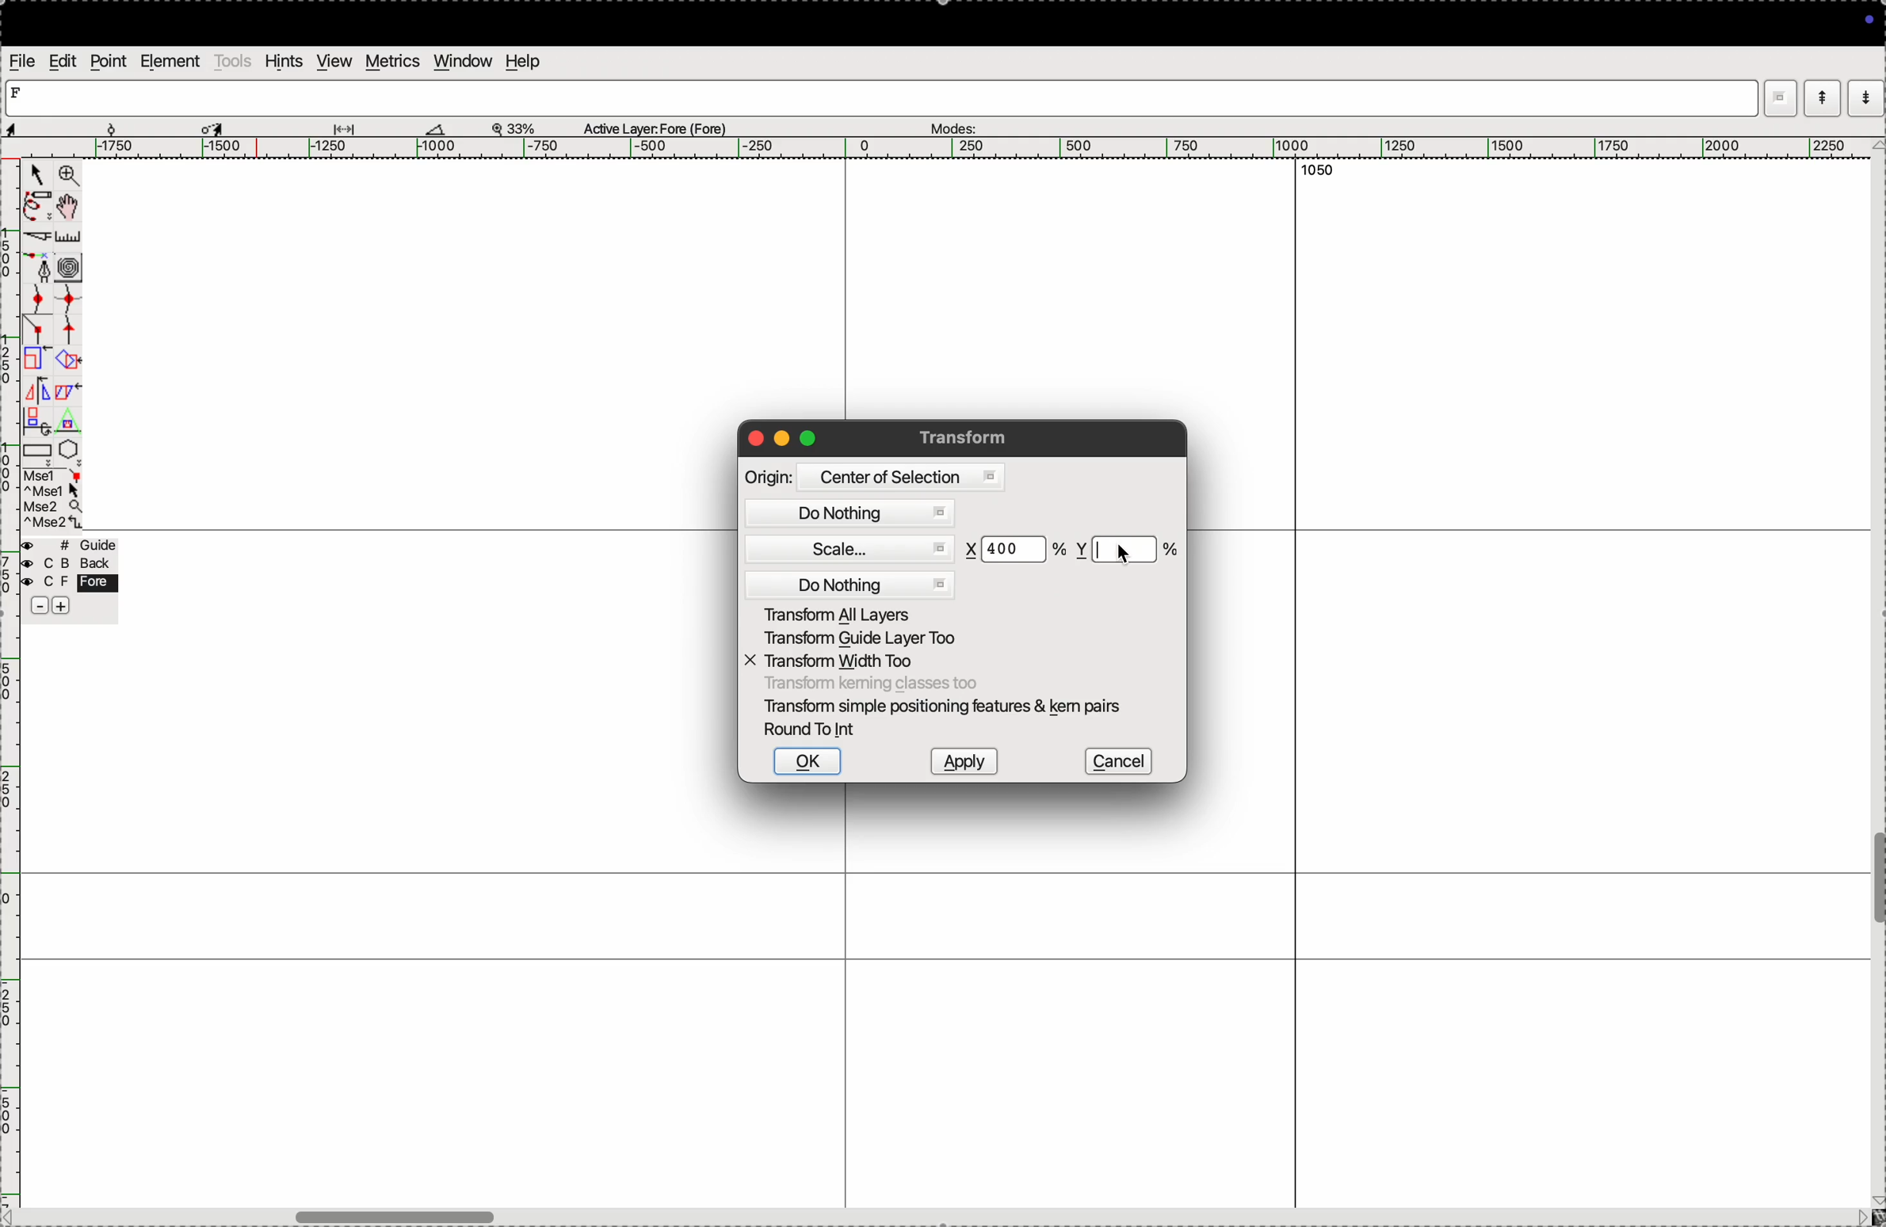  What do you see at coordinates (64, 61) in the screenshot?
I see `edit` at bounding box center [64, 61].